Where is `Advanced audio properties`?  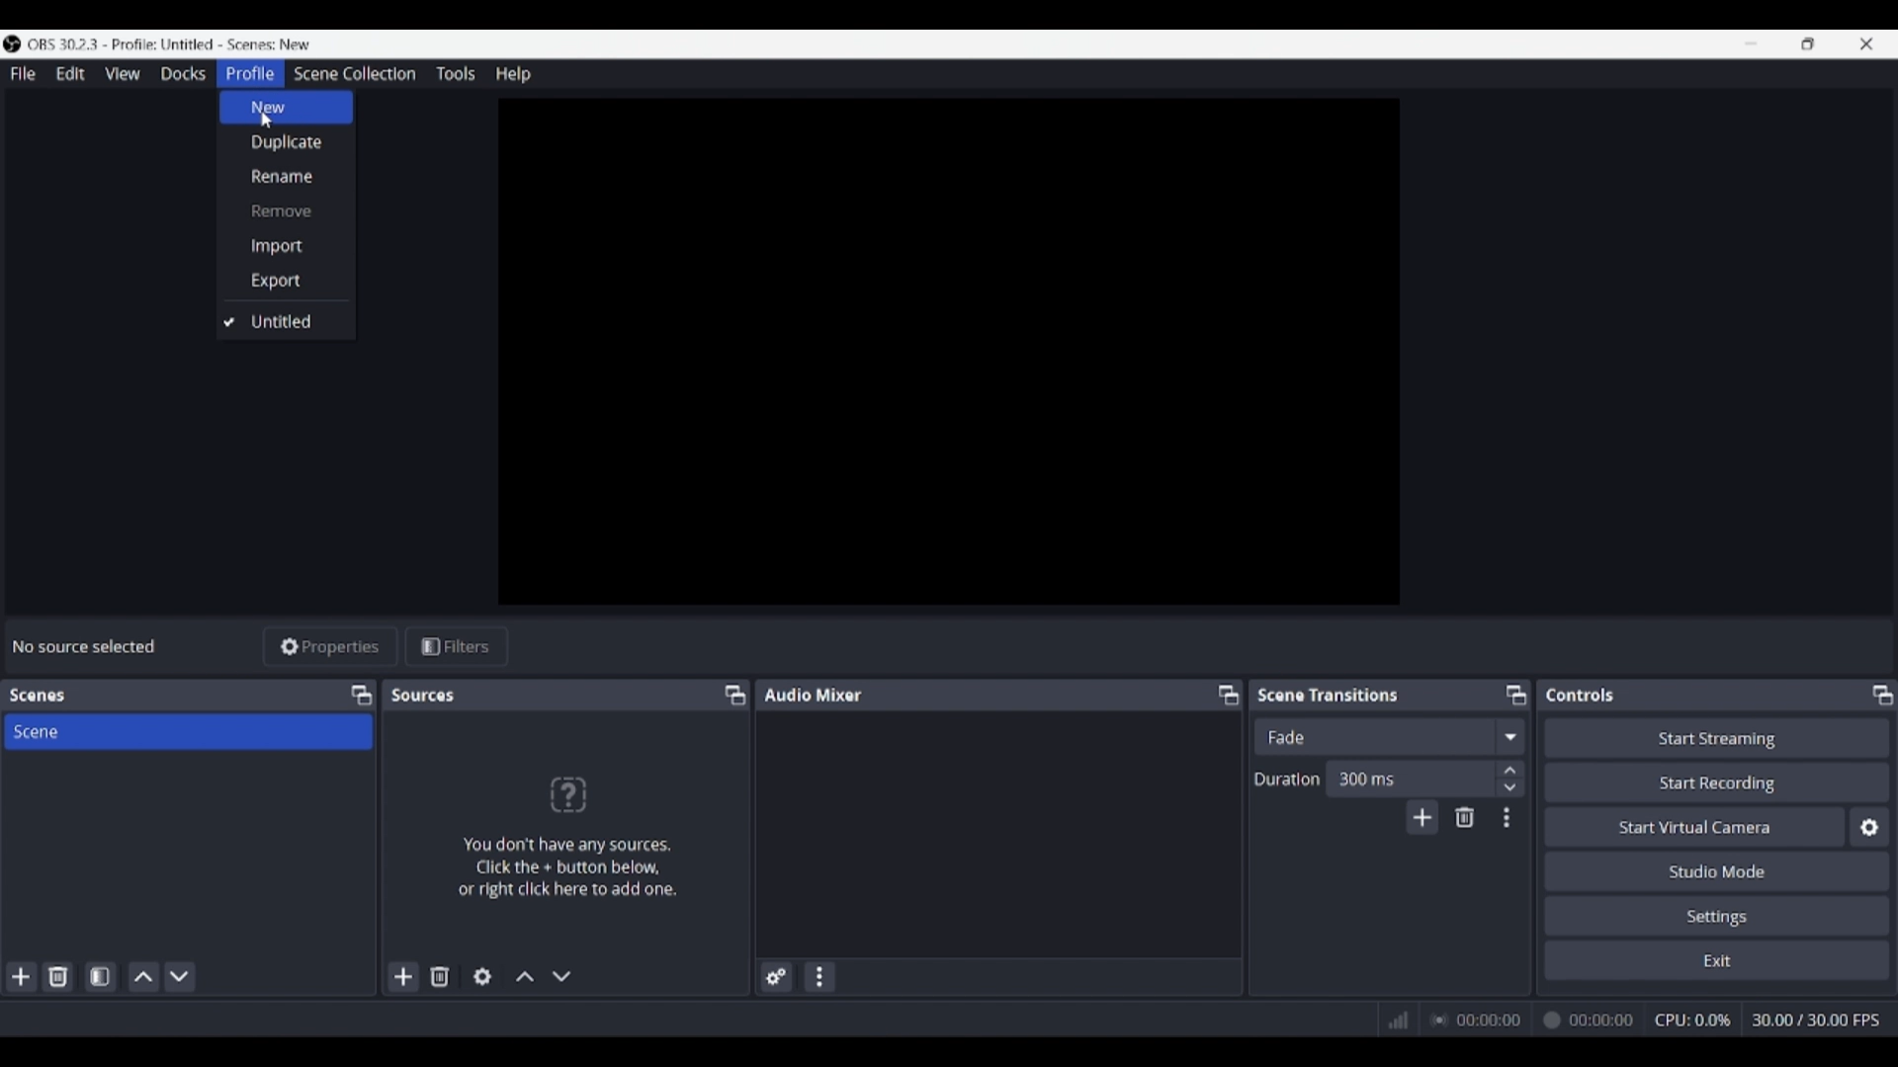
Advanced audio properties is located at coordinates (776, 977).